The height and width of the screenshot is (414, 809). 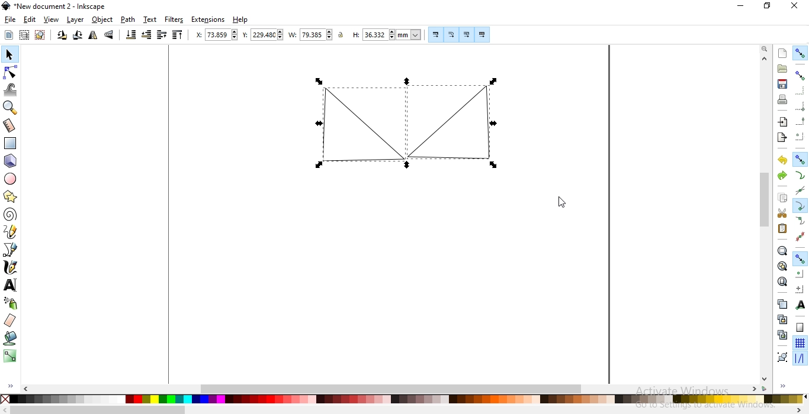 I want to click on close, so click(x=794, y=8).